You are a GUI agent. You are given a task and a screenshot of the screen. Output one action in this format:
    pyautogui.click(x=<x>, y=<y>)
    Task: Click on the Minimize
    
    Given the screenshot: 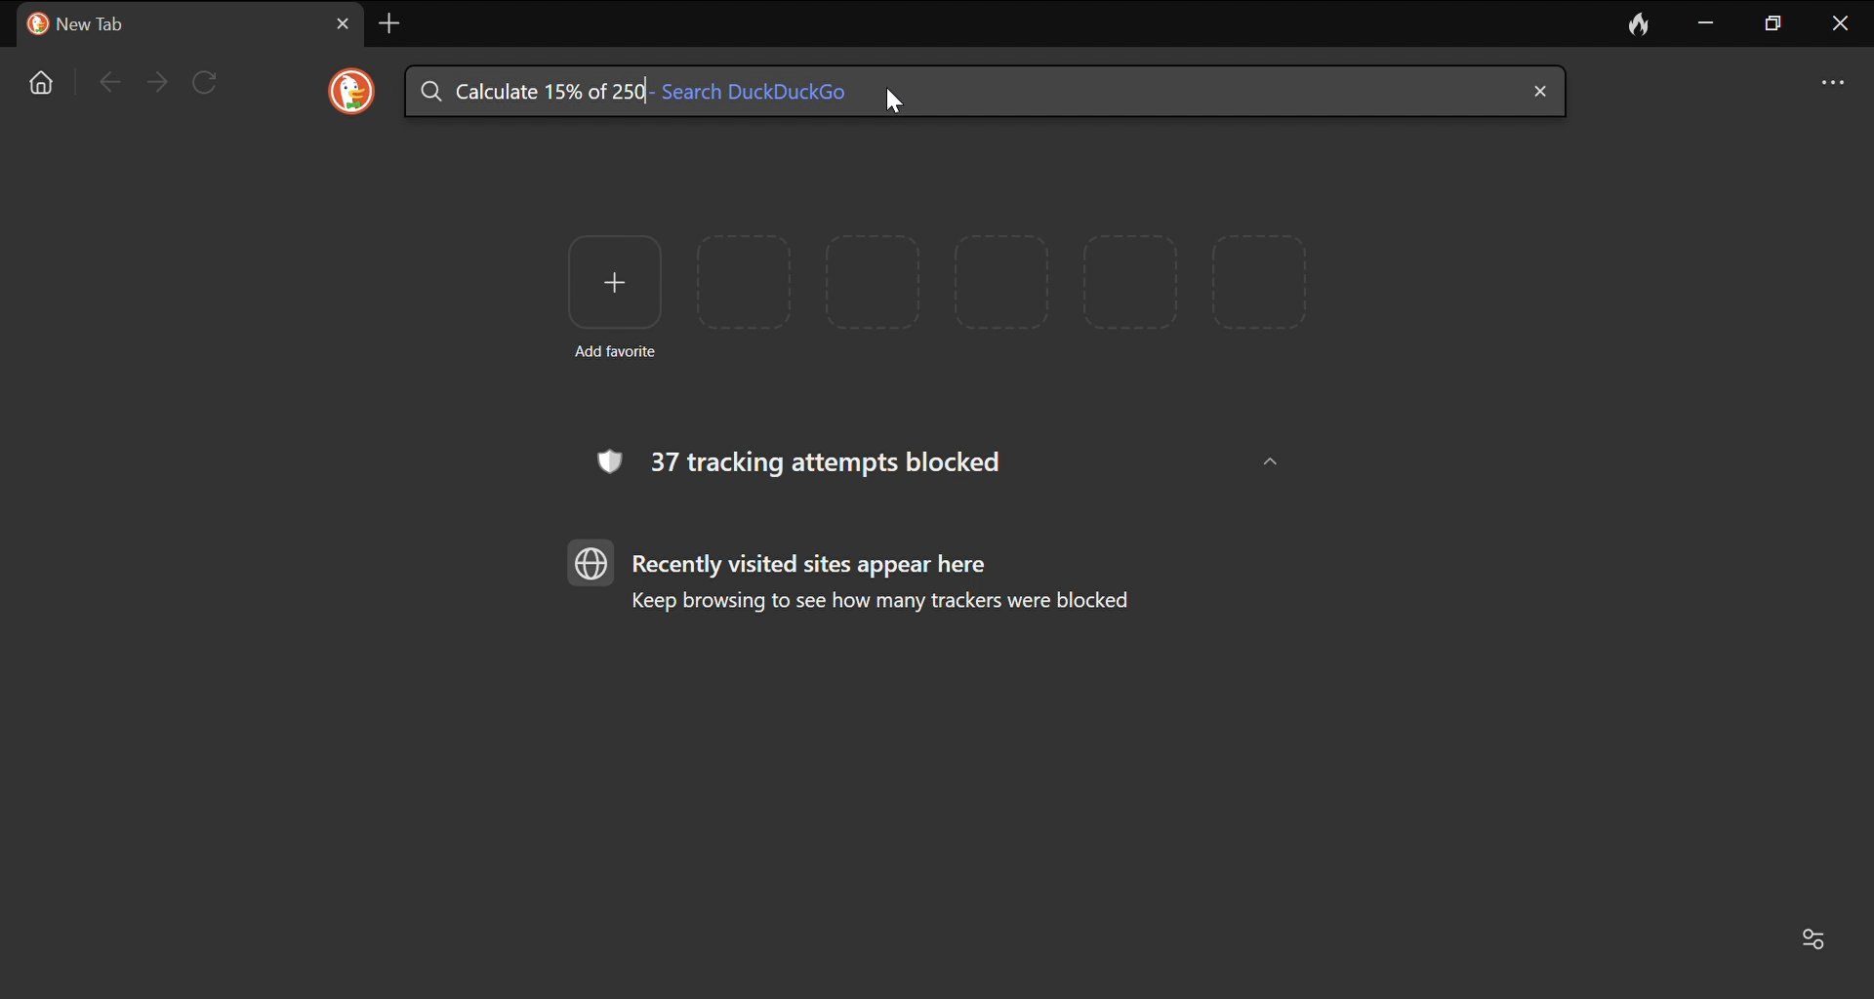 What is the action you would take?
    pyautogui.click(x=1707, y=21)
    